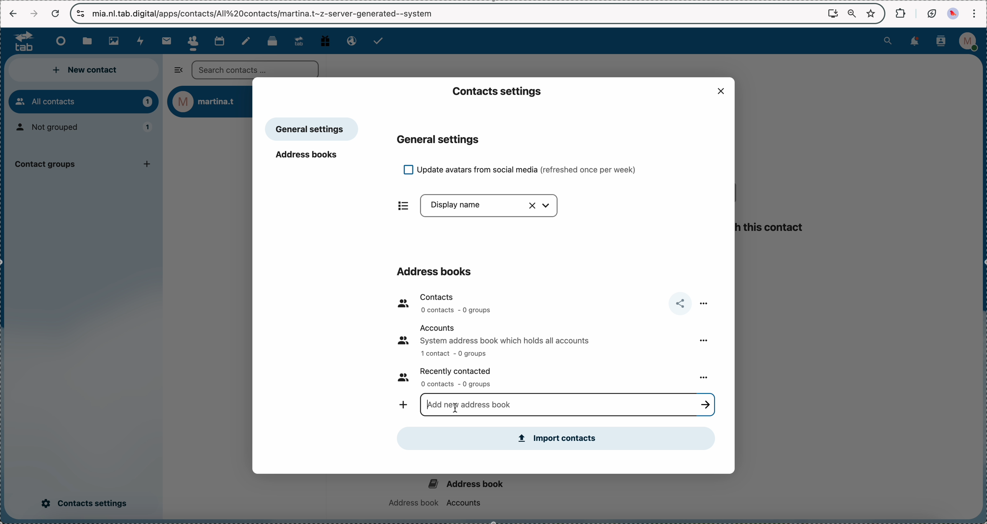  What do you see at coordinates (255, 69) in the screenshot?
I see `search bar` at bounding box center [255, 69].